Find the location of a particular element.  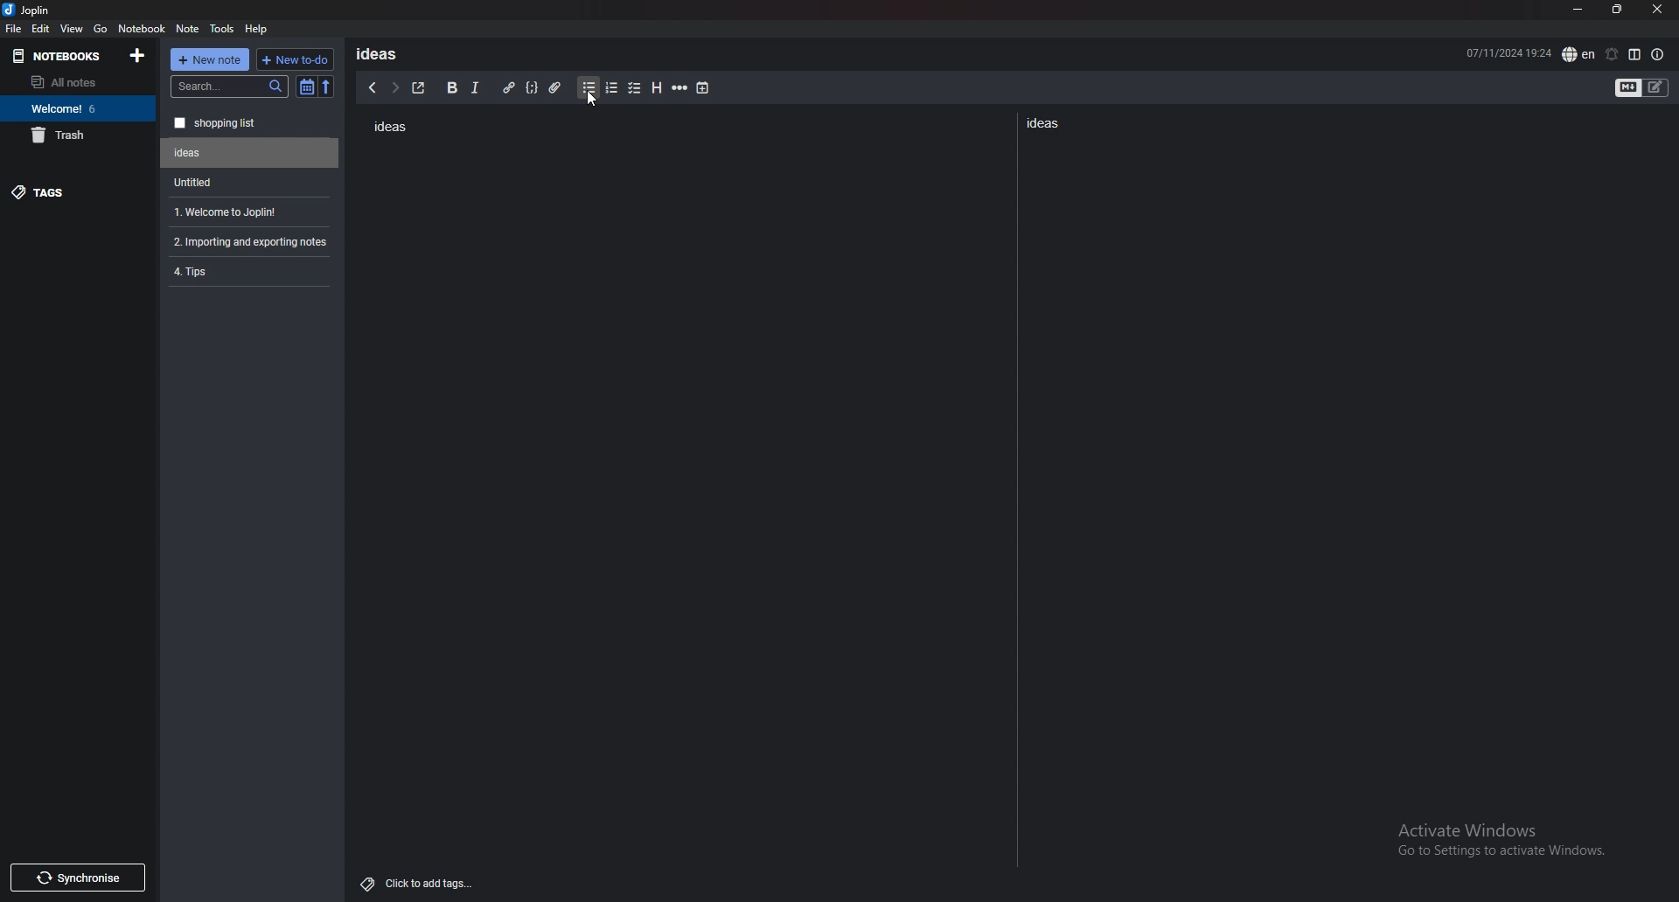

notebooks is located at coordinates (62, 55).